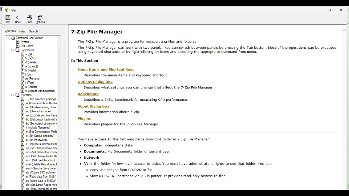  I want to click on syntax, so click(23, 42).